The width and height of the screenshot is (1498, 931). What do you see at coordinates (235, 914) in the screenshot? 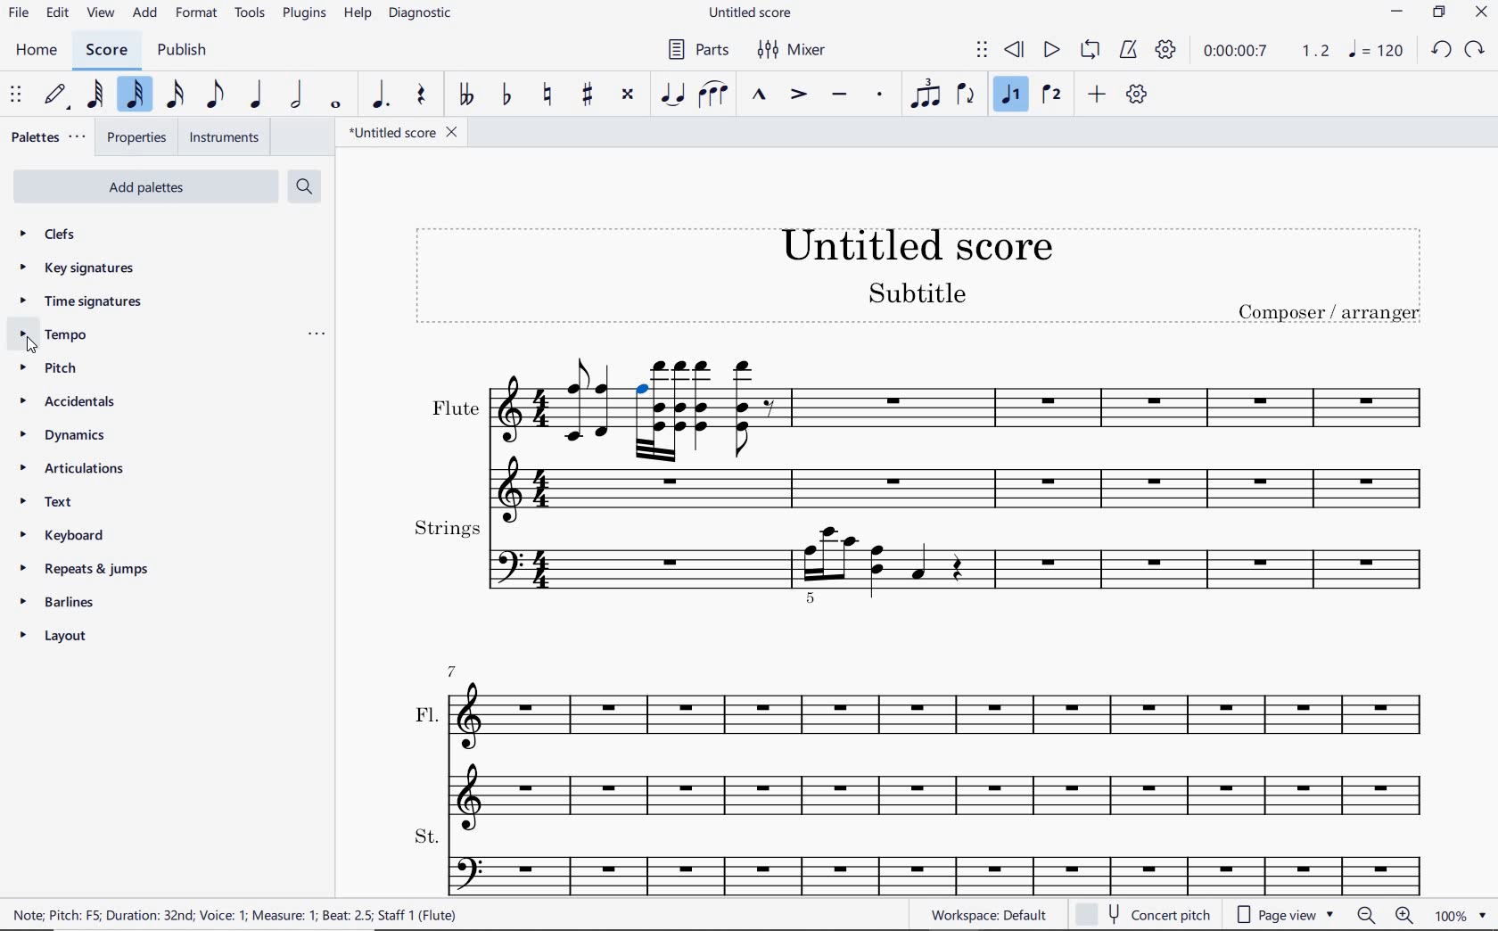
I see `NOTE: PITCH; F5, DURATION` at bounding box center [235, 914].